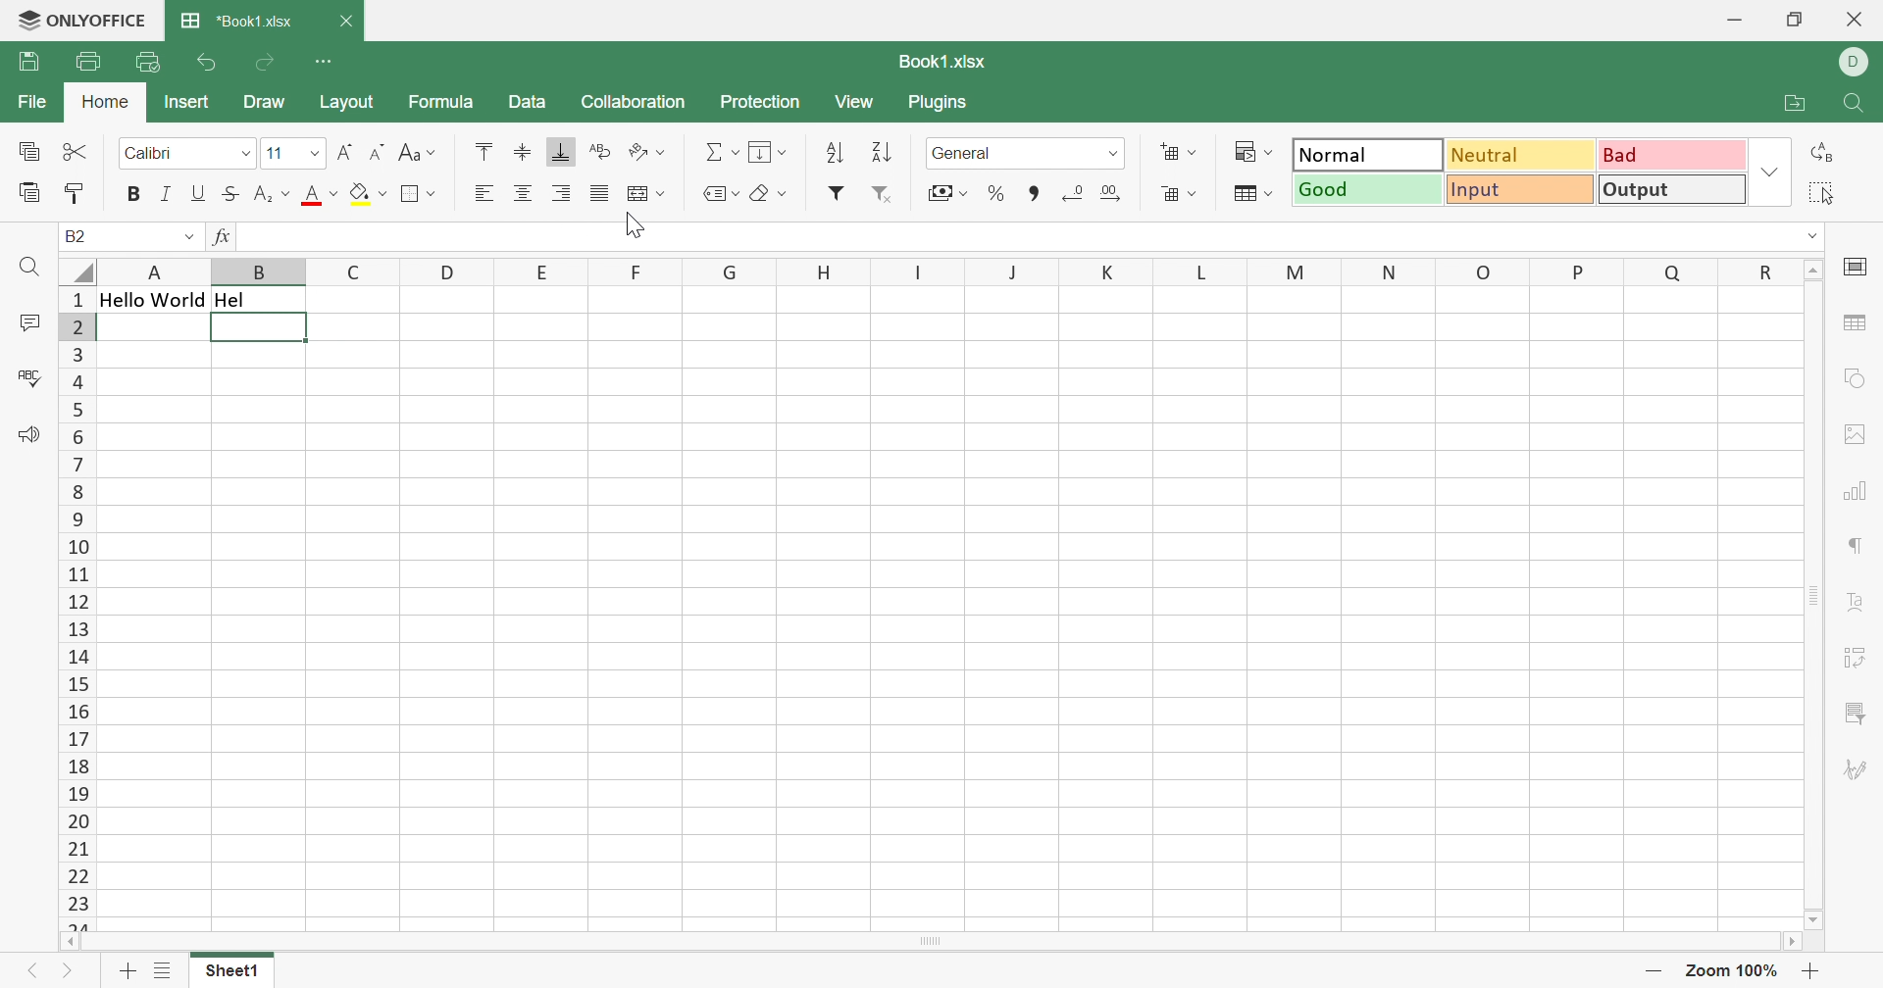  I want to click on List of sheets, so click(164, 974).